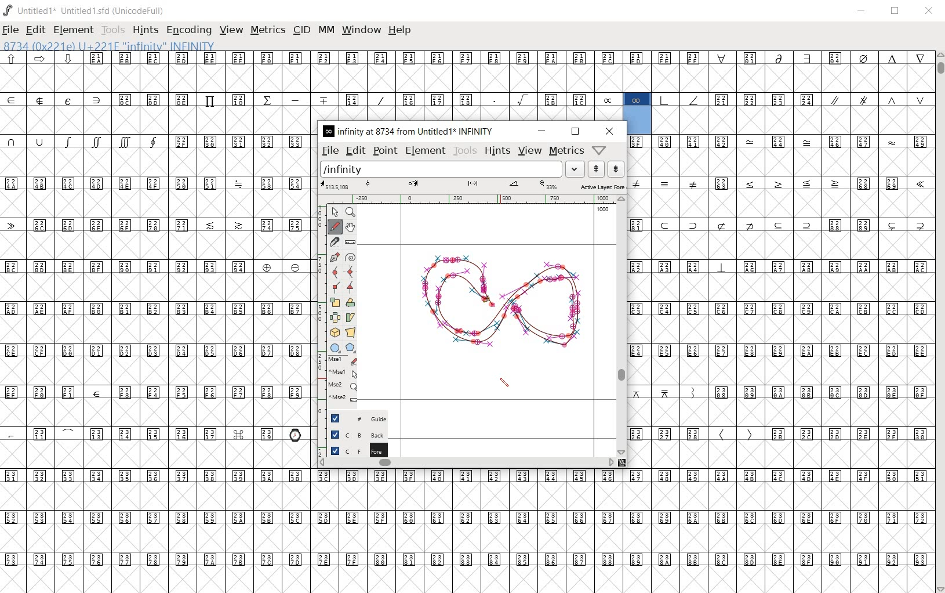  What do you see at coordinates (159, 244) in the screenshot?
I see `empty glyph slots` at bounding box center [159, 244].